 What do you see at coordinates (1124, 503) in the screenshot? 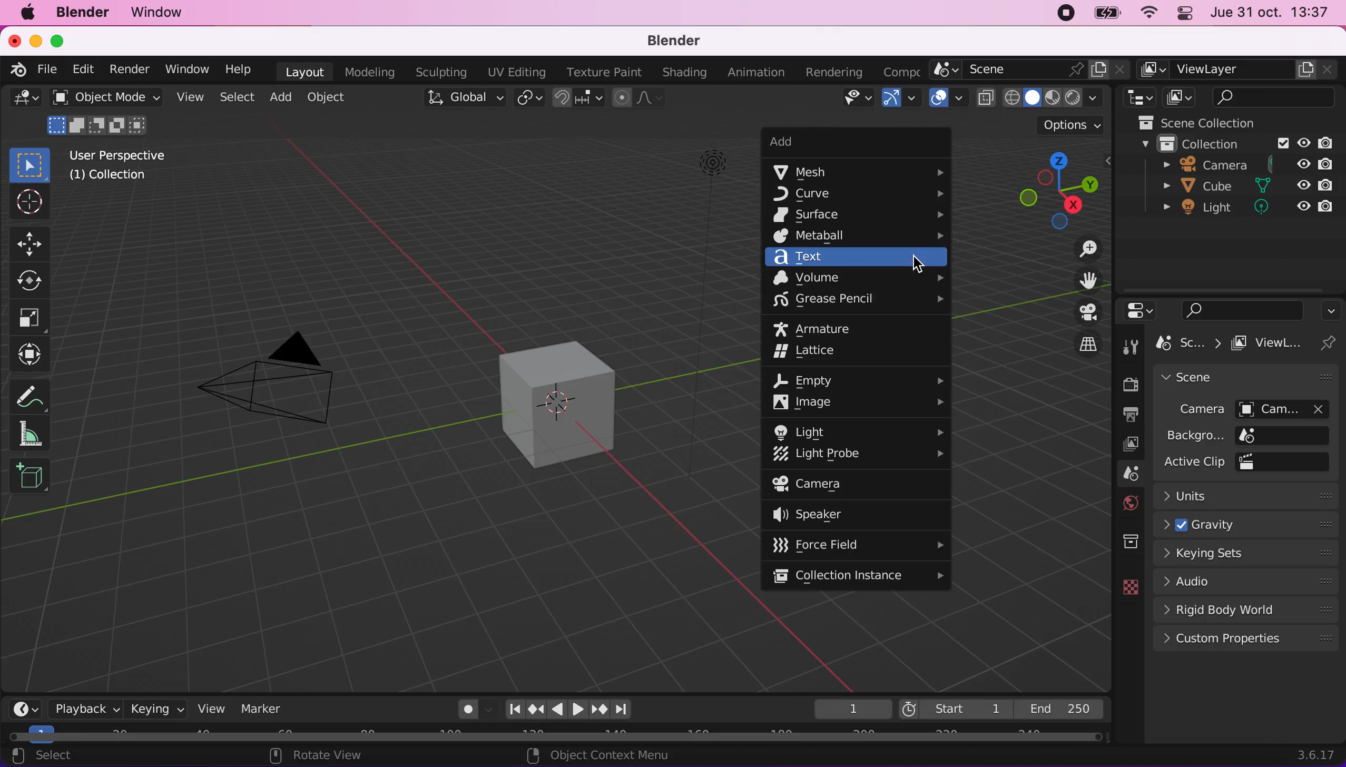
I see `world` at bounding box center [1124, 503].